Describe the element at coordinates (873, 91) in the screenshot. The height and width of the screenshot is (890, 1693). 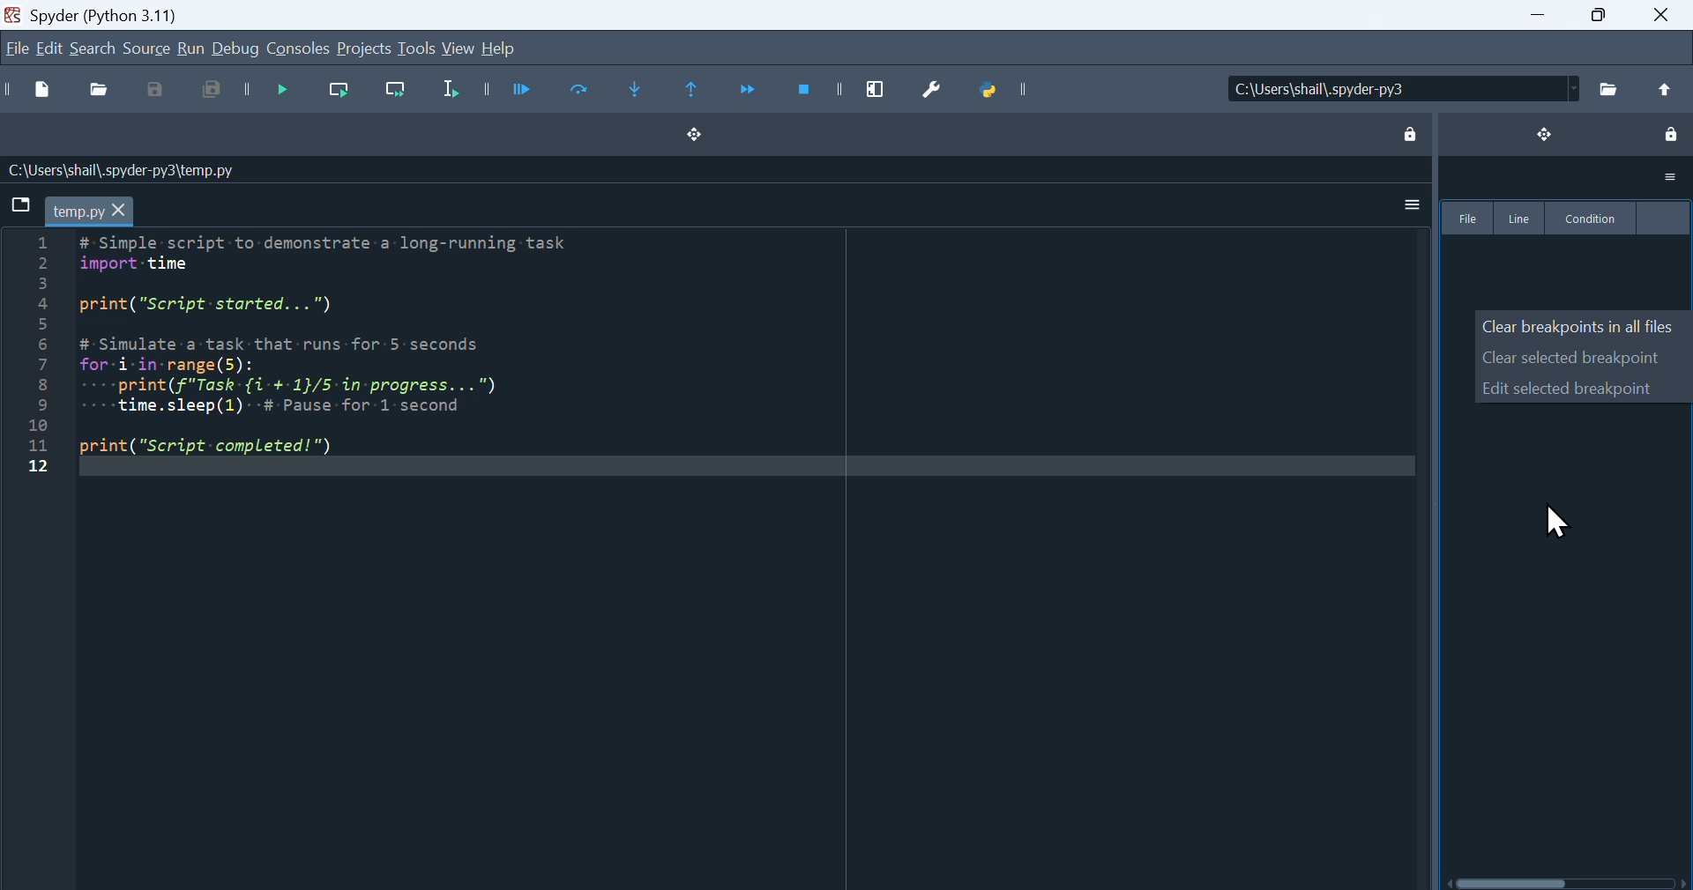
I see `maximise current pane` at that location.